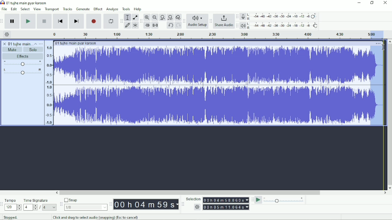  I want to click on Volume, so click(23, 63).